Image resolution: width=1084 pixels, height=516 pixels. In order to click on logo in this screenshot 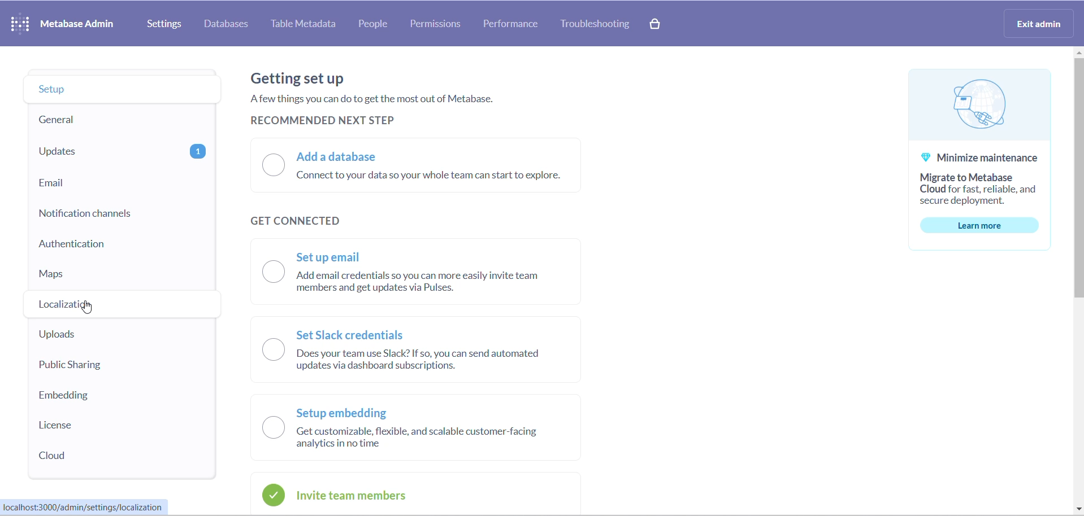, I will do `click(970, 108)`.